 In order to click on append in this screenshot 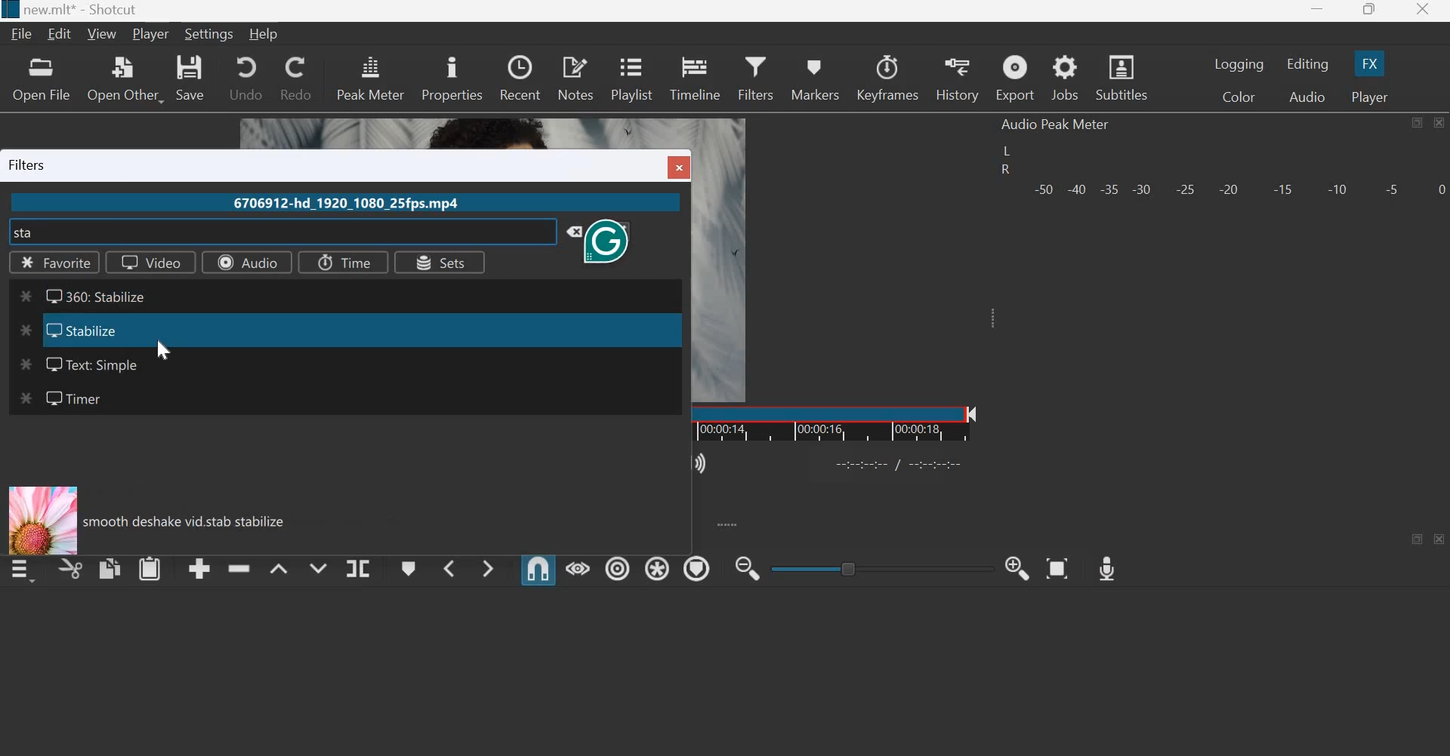, I will do `click(199, 570)`.